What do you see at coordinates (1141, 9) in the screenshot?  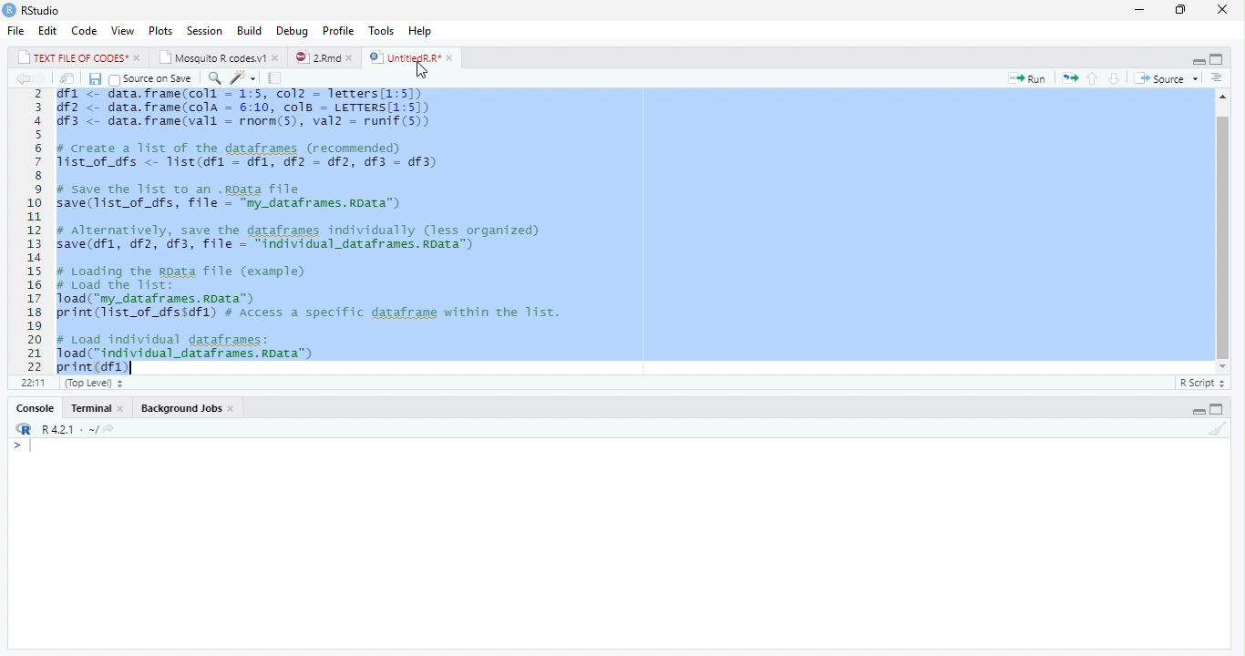 I see `Minimize` at bounding box center [1141, 9].